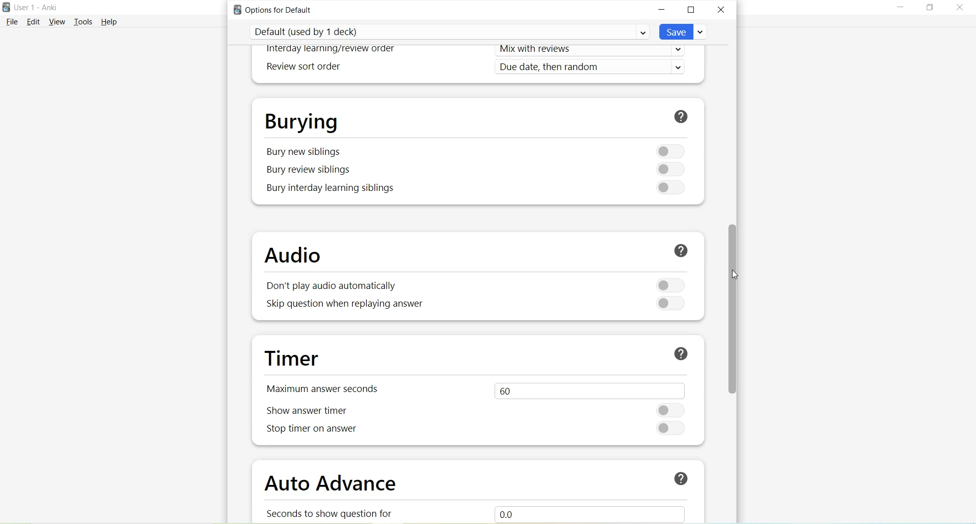 The height and width of the screenshot is (524, 976). What do you see at coordinates (691, 11) in the screenshot?
I see `Maximize` at bounding box center [691, 11].